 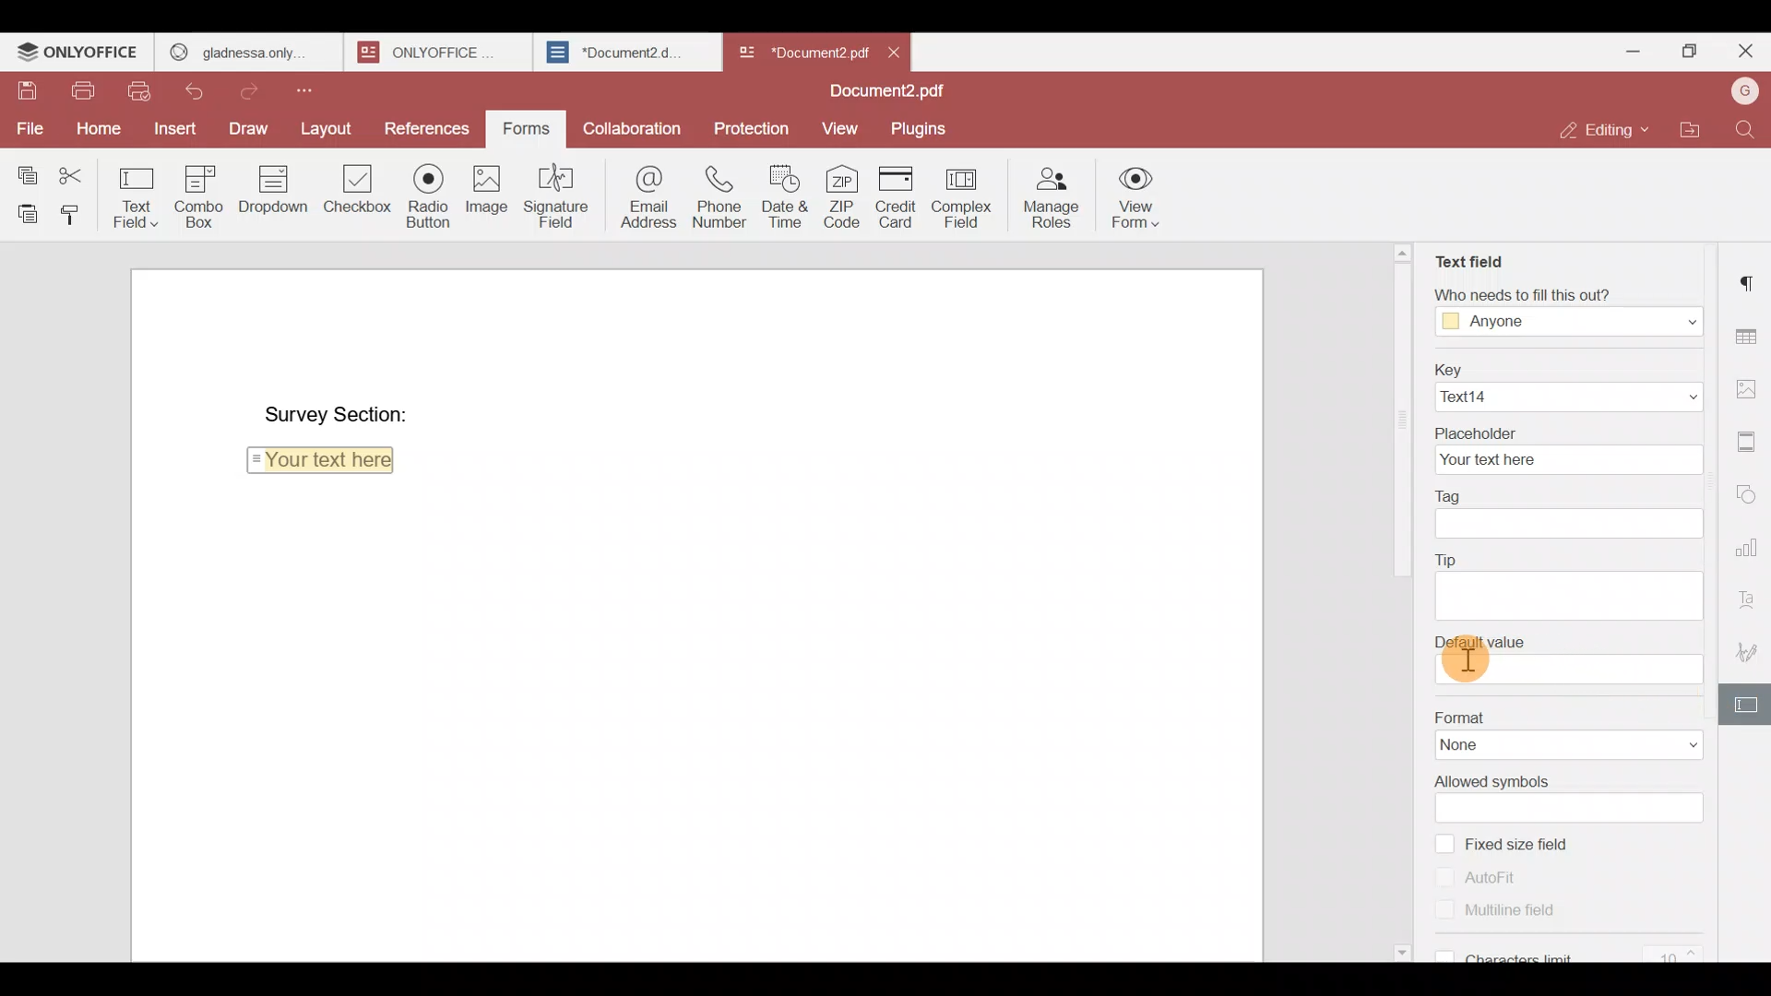 I want to click on Document2.pdf, so click(x=881, y=92).